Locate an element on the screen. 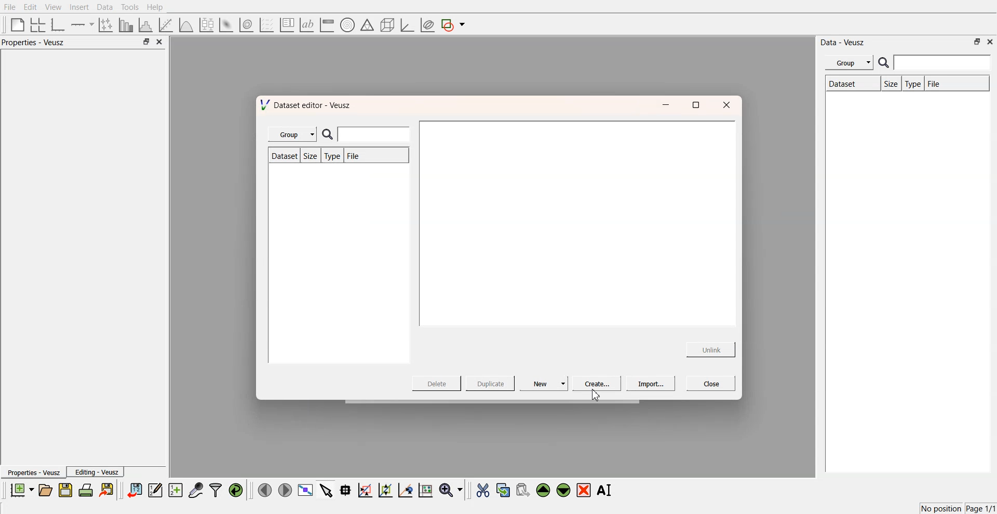 The width and height of the screenshot is (997, 514). minimise or maximise is located at coordinates (977, 42).